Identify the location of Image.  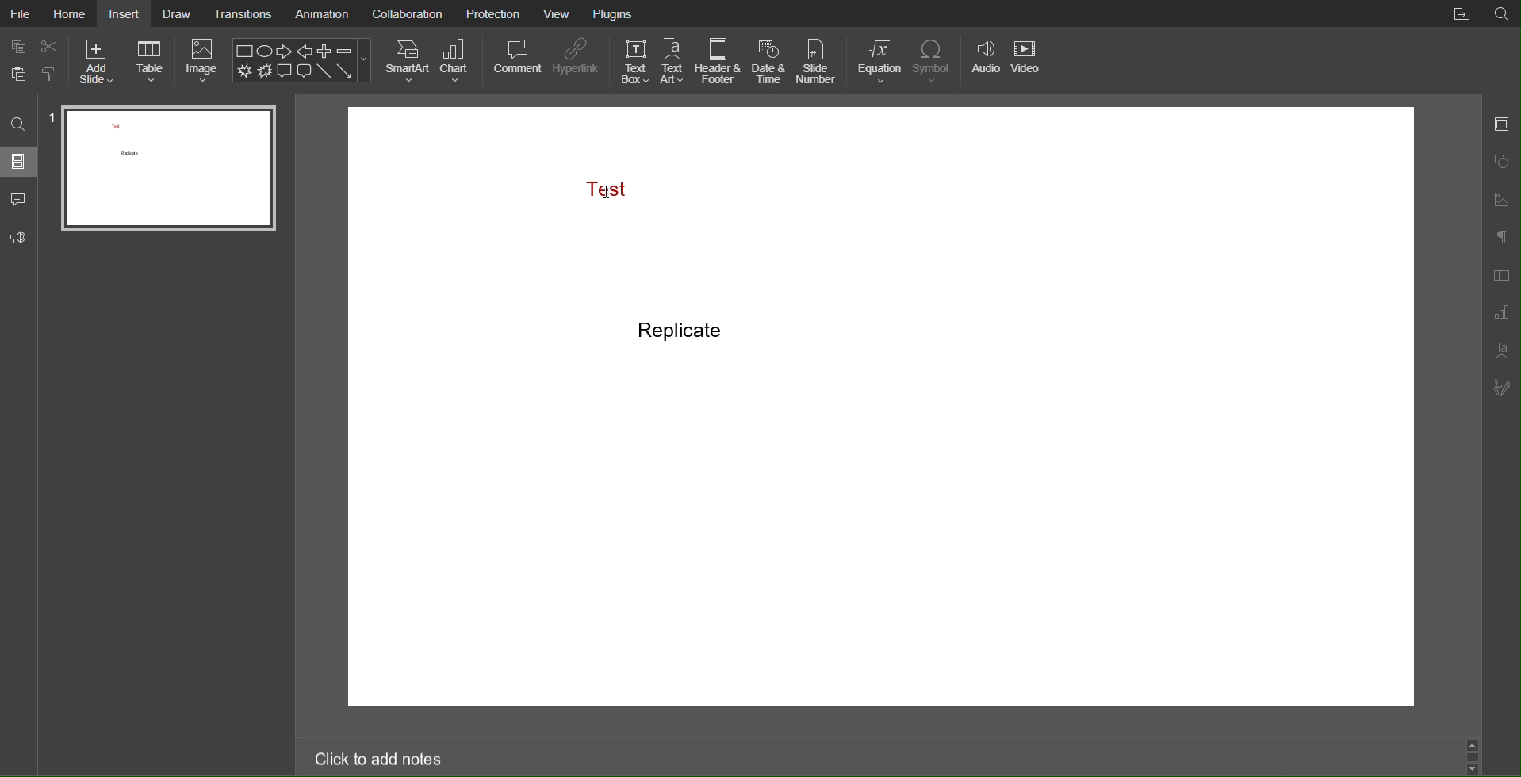
(204, 62).